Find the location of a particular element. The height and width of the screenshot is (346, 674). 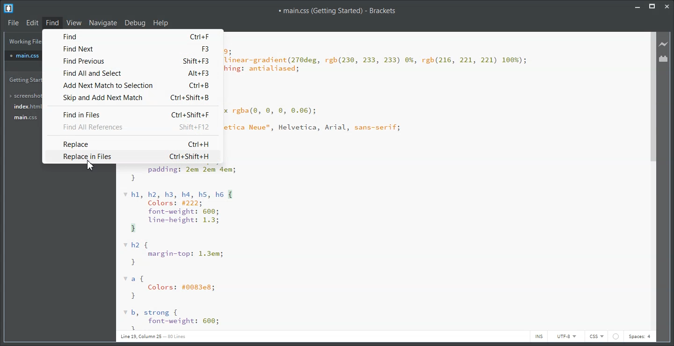

File is located at coordinates (13, 22).